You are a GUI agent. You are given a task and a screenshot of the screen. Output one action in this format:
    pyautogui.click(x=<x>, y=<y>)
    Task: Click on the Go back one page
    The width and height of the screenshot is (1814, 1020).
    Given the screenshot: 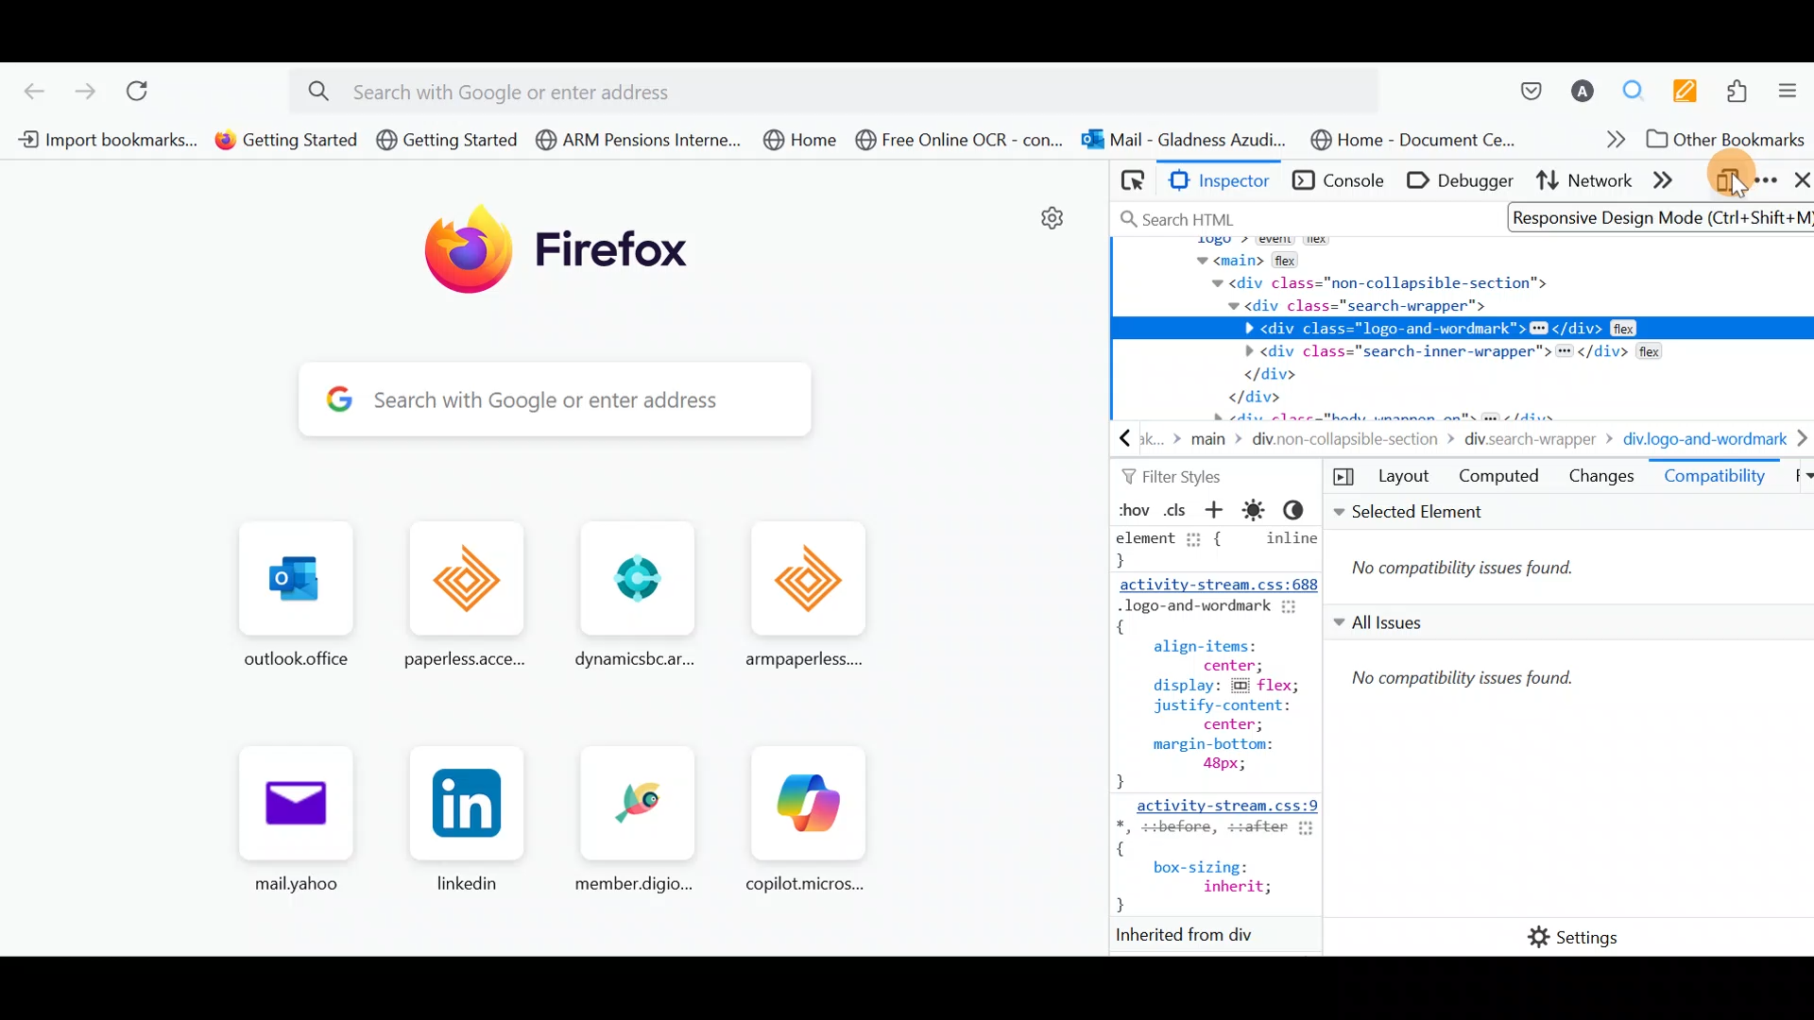 What is the action you would take?
    pyautogui.click(x=26, y=87)
    